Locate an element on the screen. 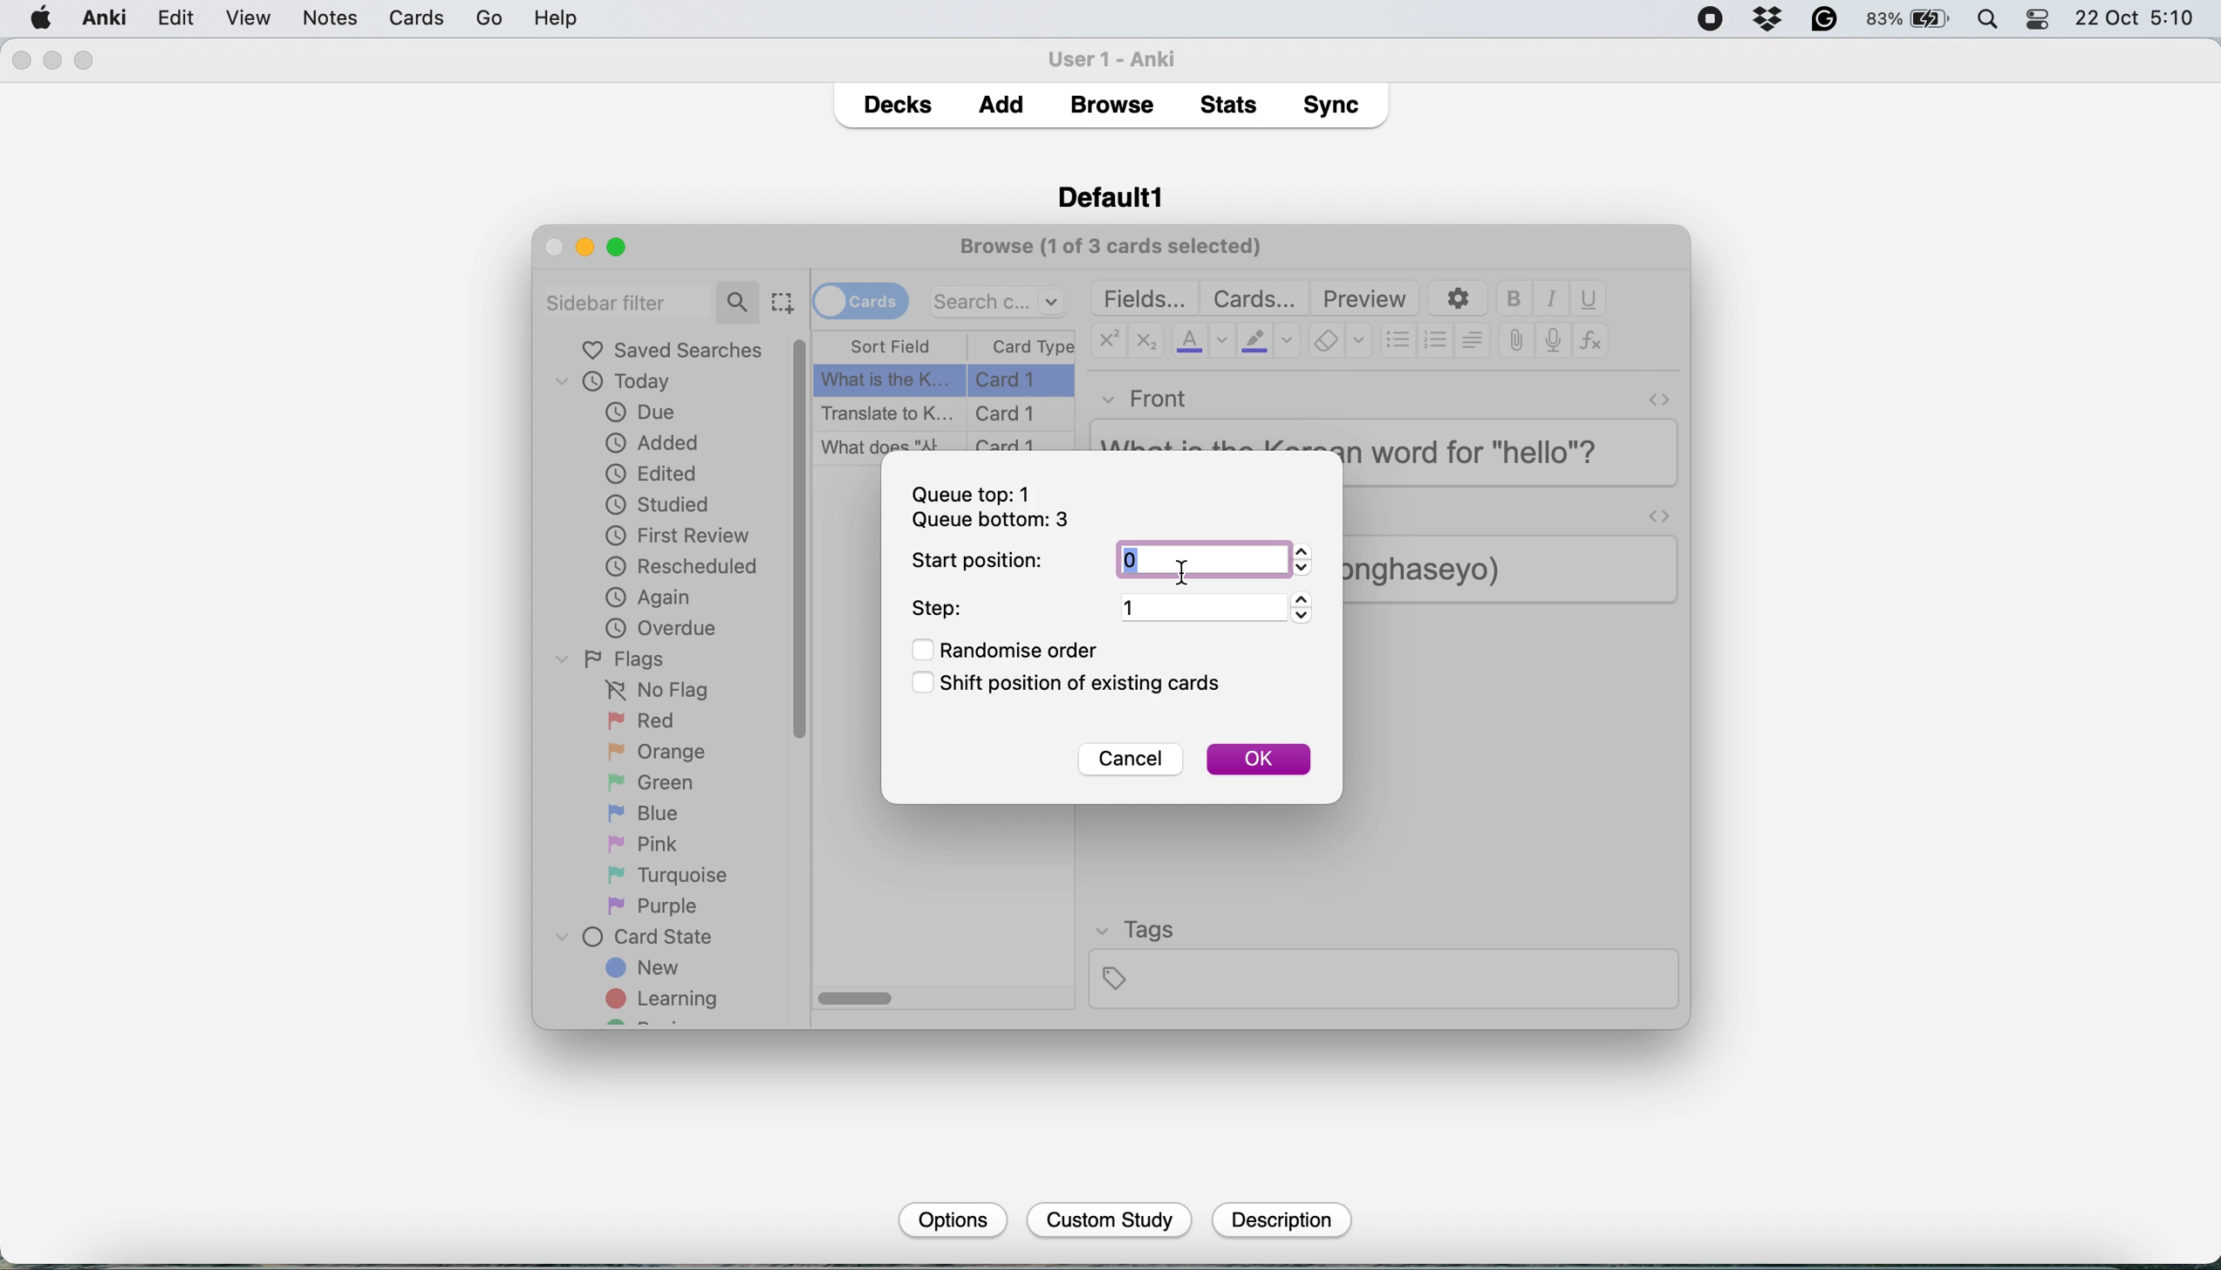  anki is located at coordinates (107, 17).